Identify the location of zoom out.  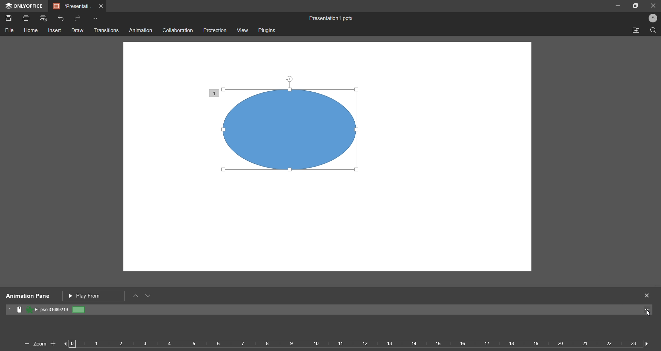
(25, 344).